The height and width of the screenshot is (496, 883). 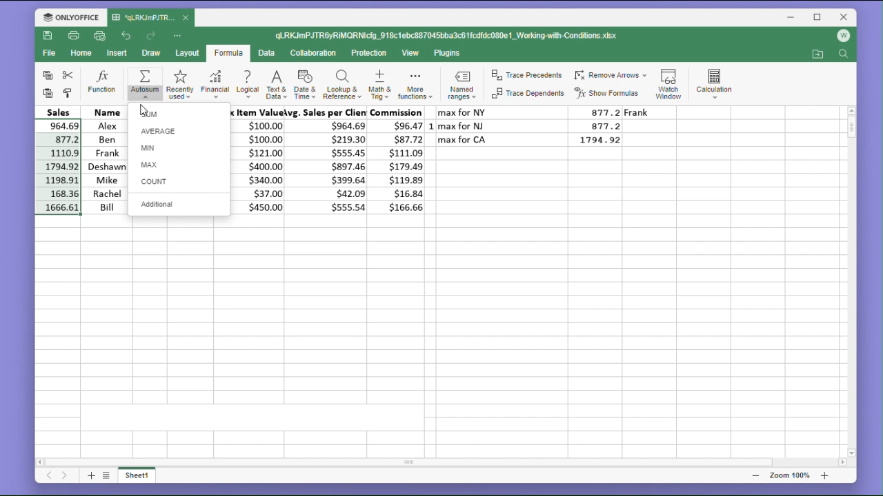 I want to click on home, so click(x=83, y=56).